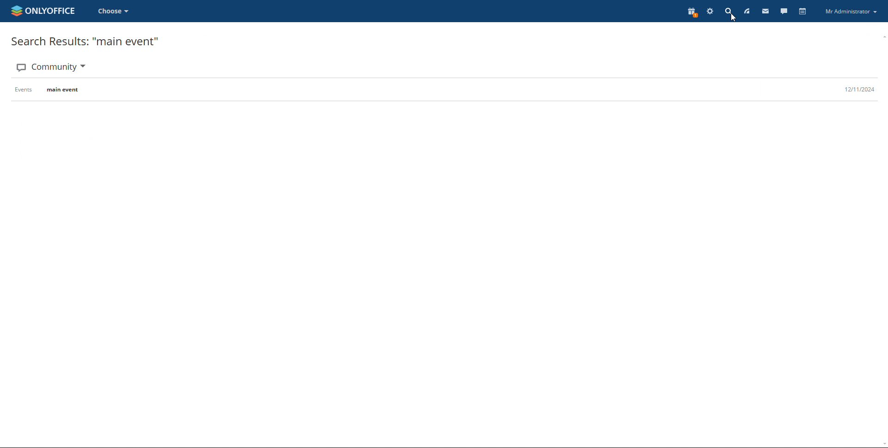  Describe the element at coordinates (42, 11) in the screenshot. I see `onlyoffice logo` at that location.